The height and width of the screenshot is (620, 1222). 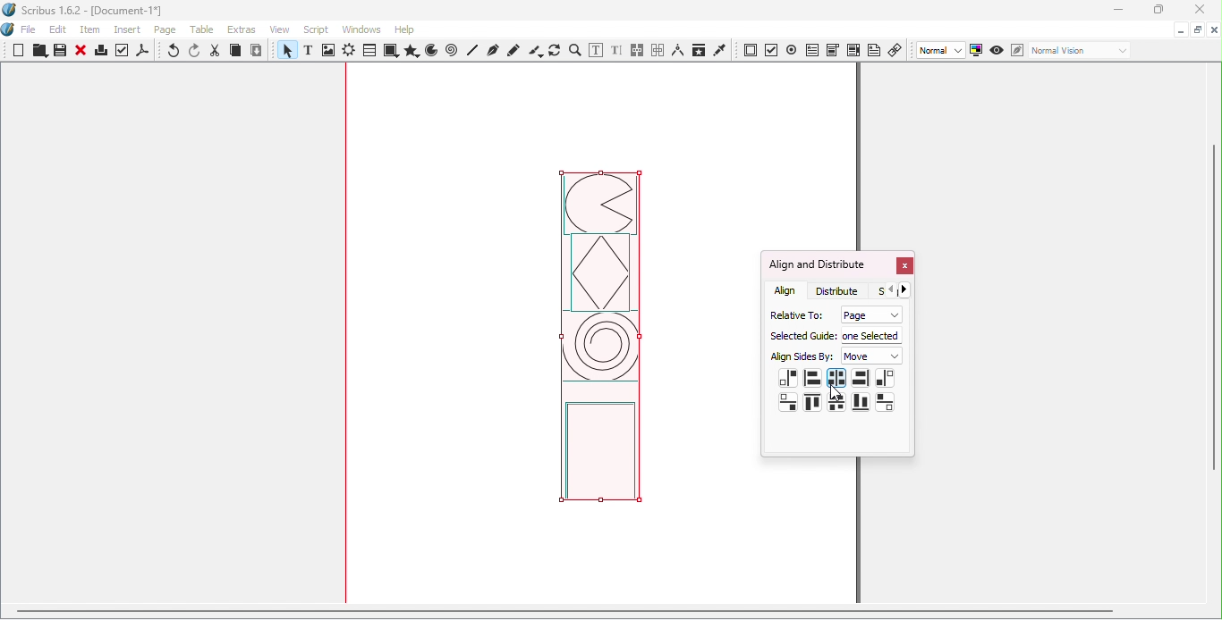 What do you see at coordinates (853, 50) in the screenshot?
I see `PDF list box` at bounding box center [853, 50].